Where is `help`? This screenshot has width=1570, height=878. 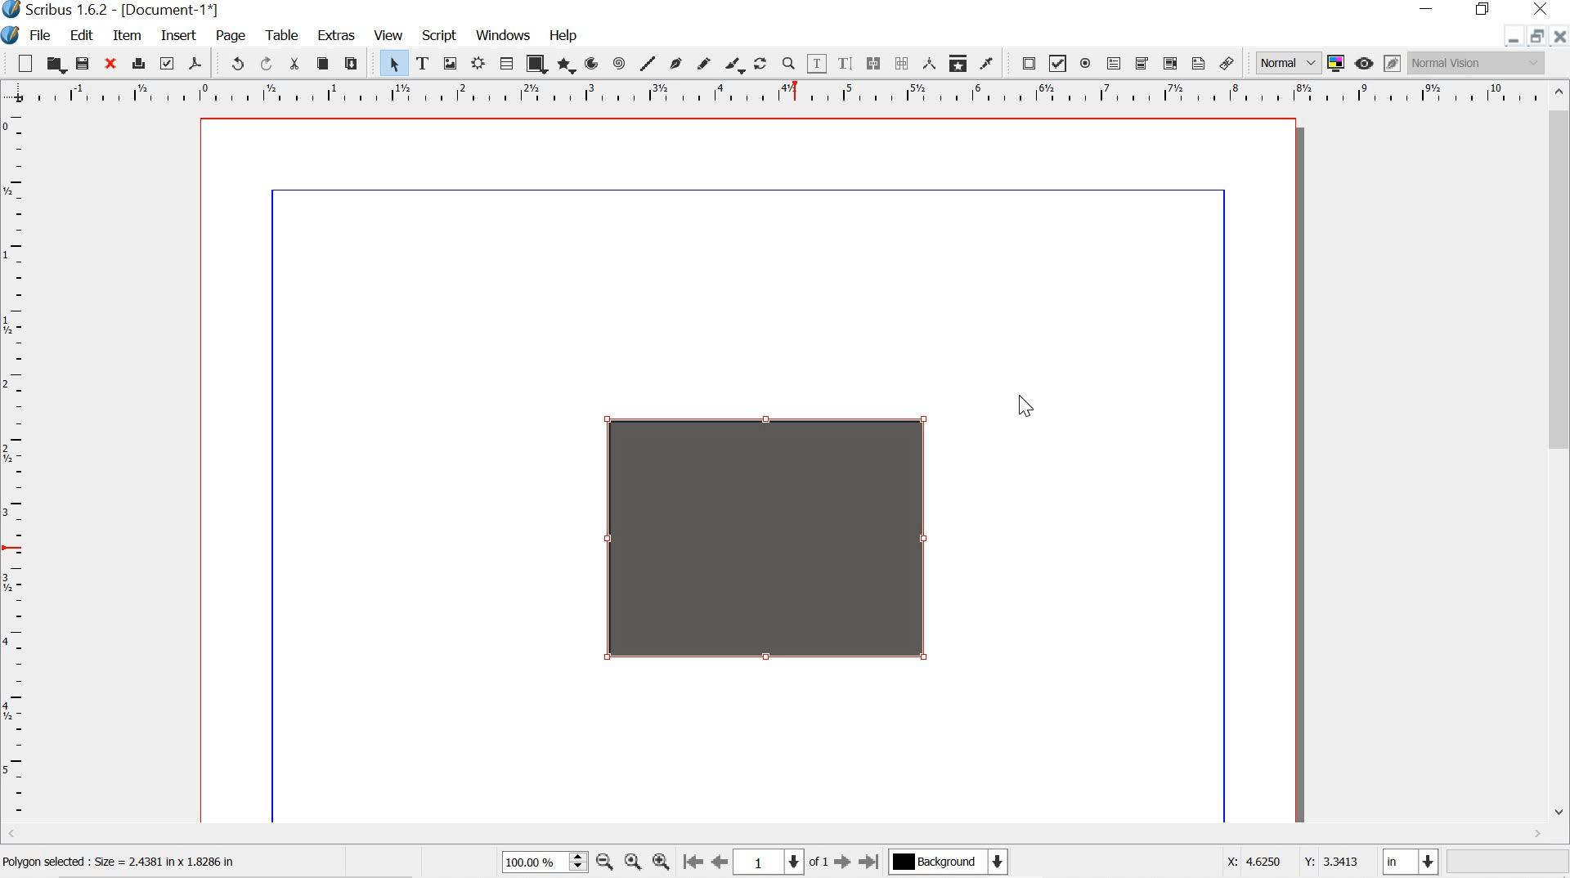 help is located at coordinates (563, 38).